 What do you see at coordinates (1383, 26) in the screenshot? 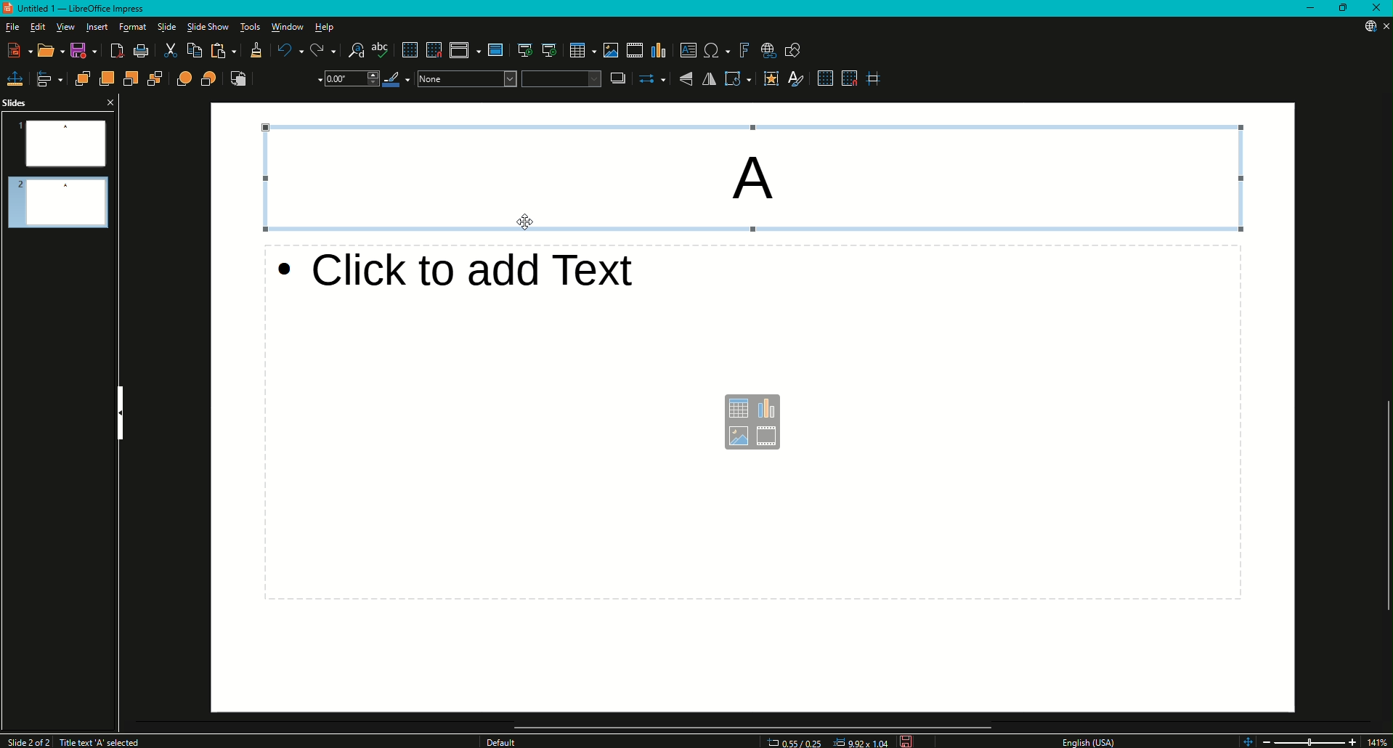
I see `Close Presentation` at bounding box center [1383, 26].